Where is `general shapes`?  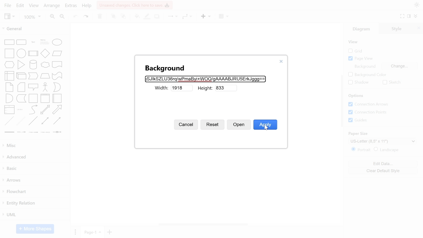
general shapes is located at coordinates (44, 65).